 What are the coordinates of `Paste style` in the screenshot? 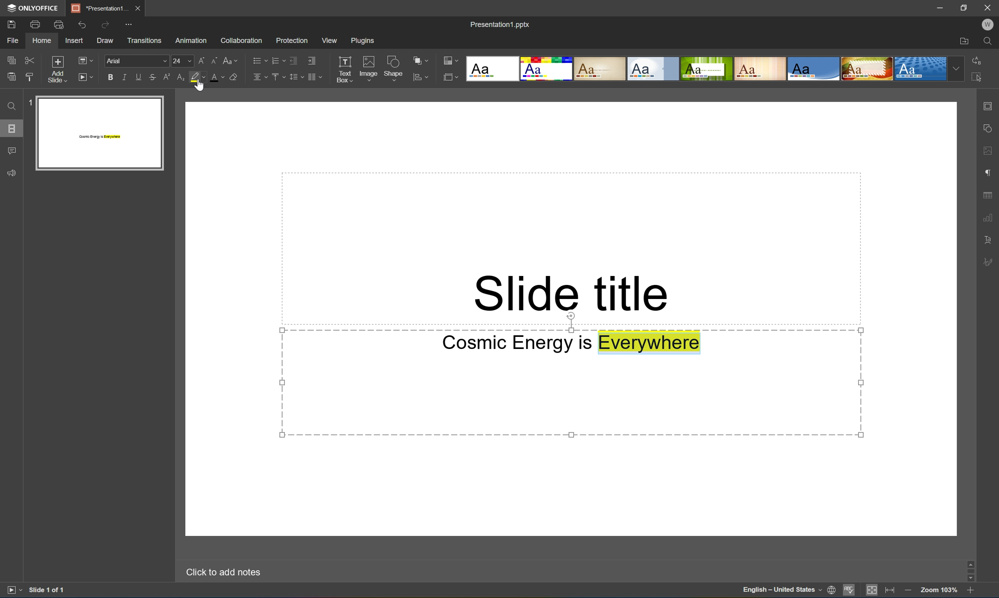 It's located at (32, 76).